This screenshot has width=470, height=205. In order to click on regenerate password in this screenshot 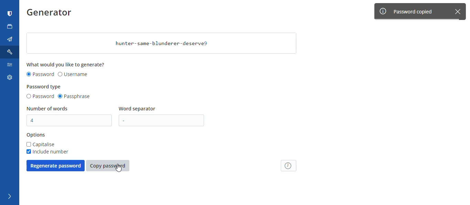, I will do `click(55, 165)`.